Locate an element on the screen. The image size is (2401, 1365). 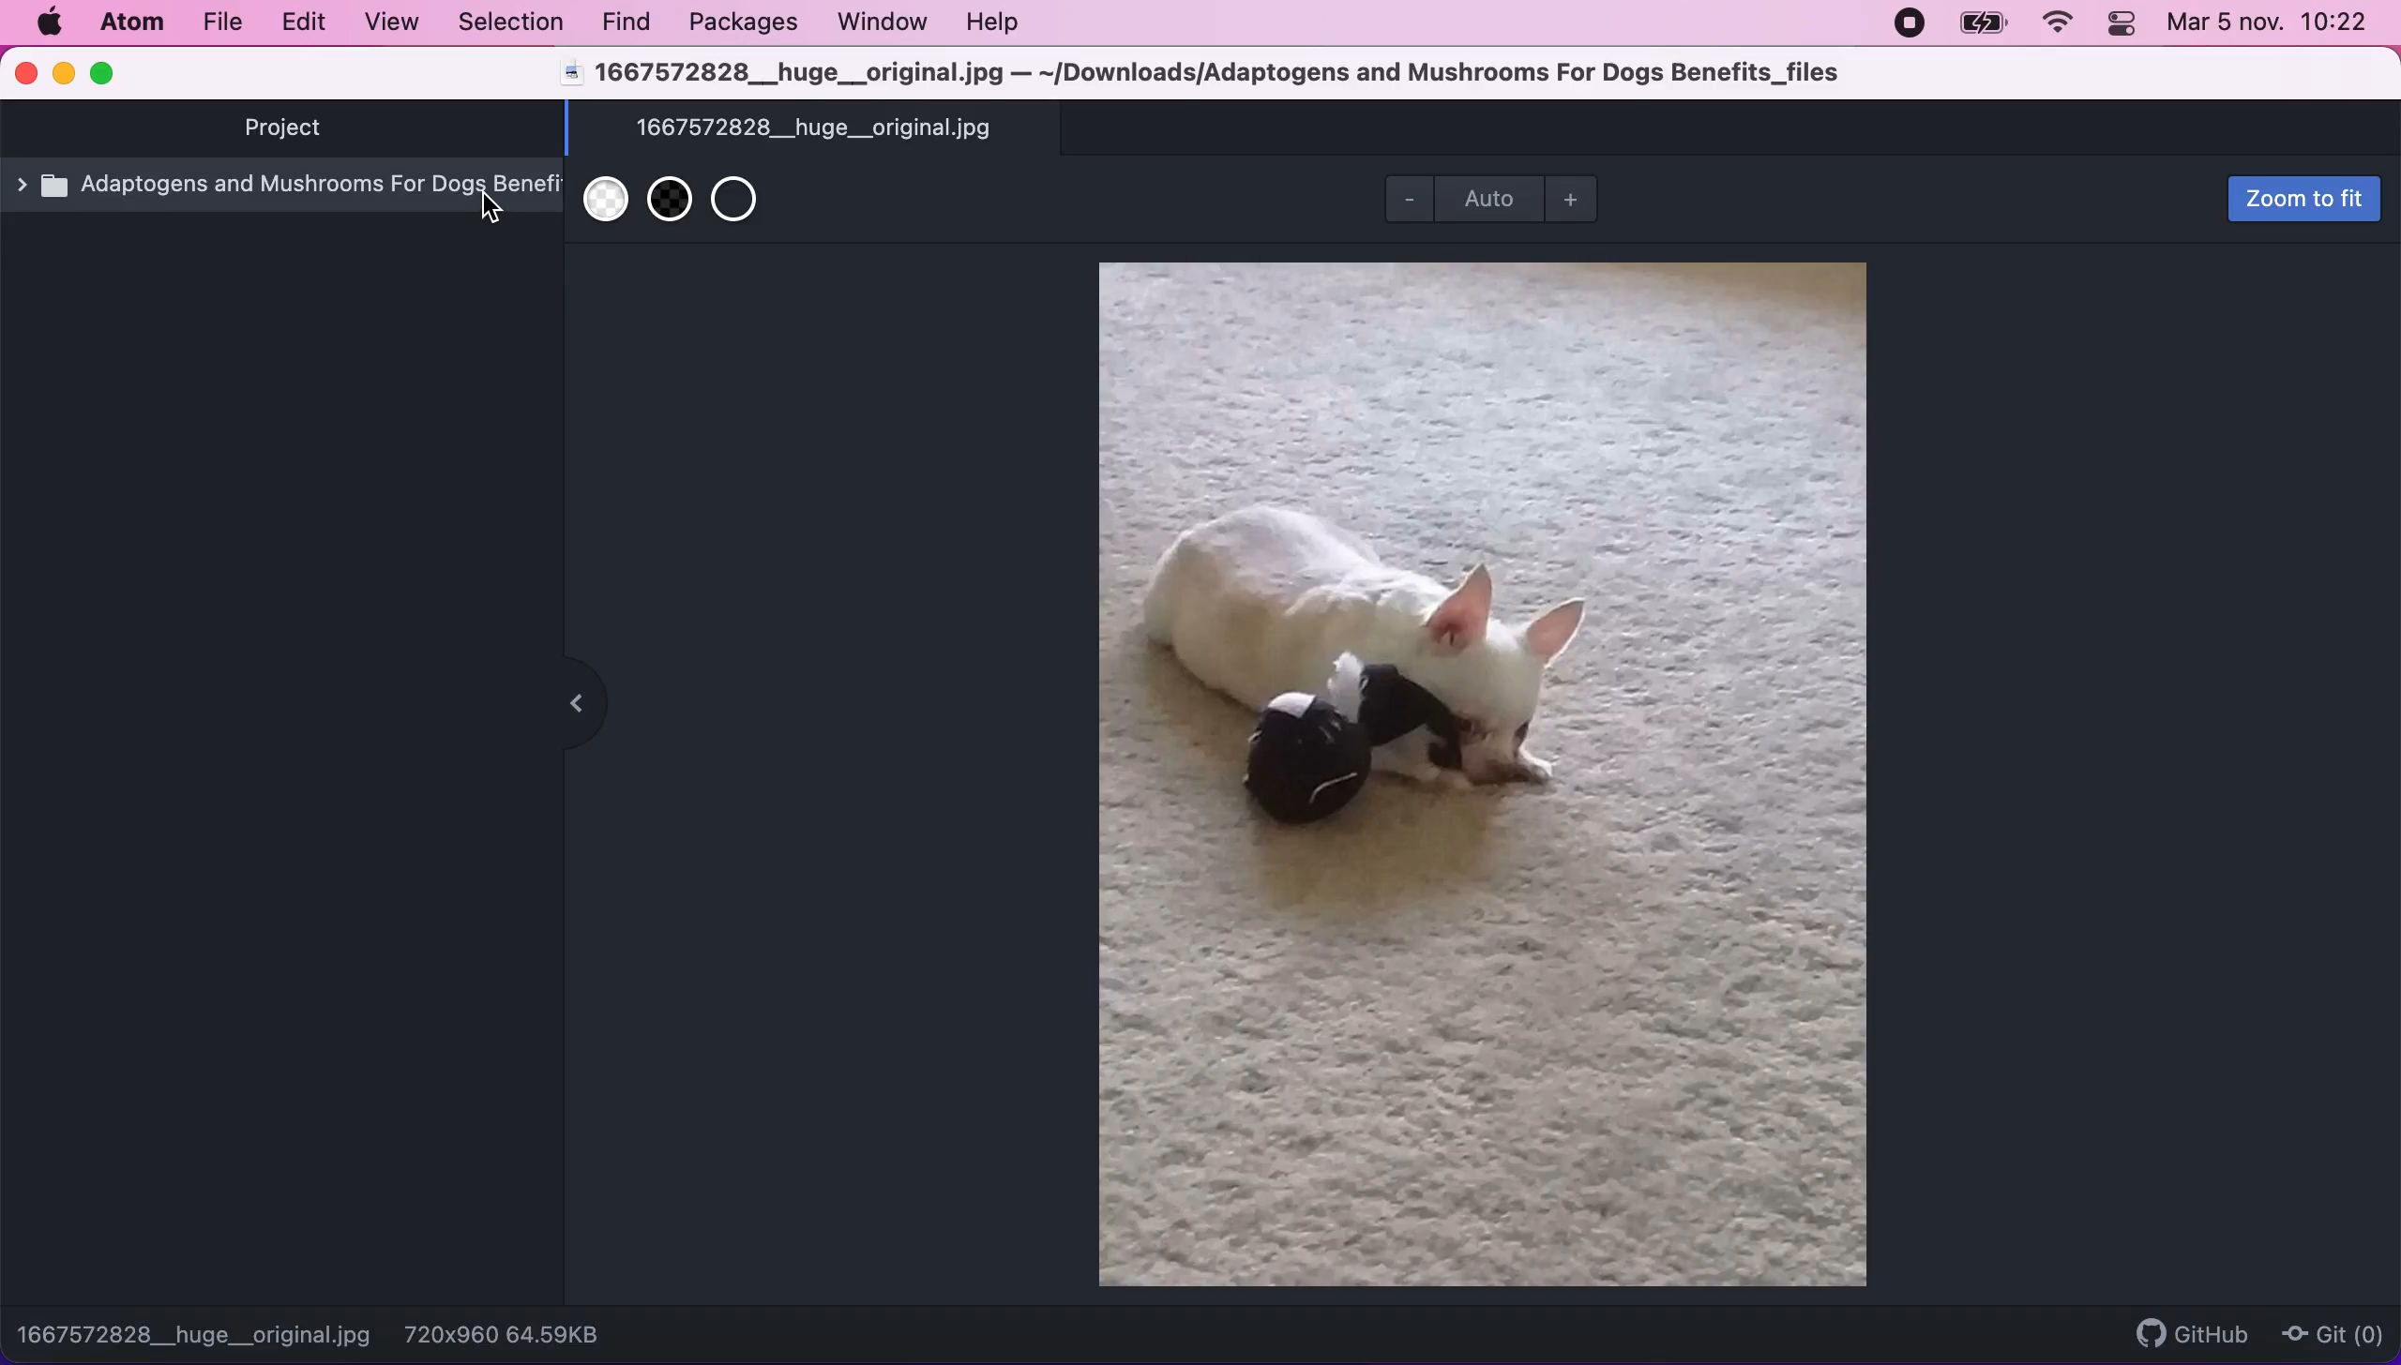
packages is located at coordinates (738, 22).